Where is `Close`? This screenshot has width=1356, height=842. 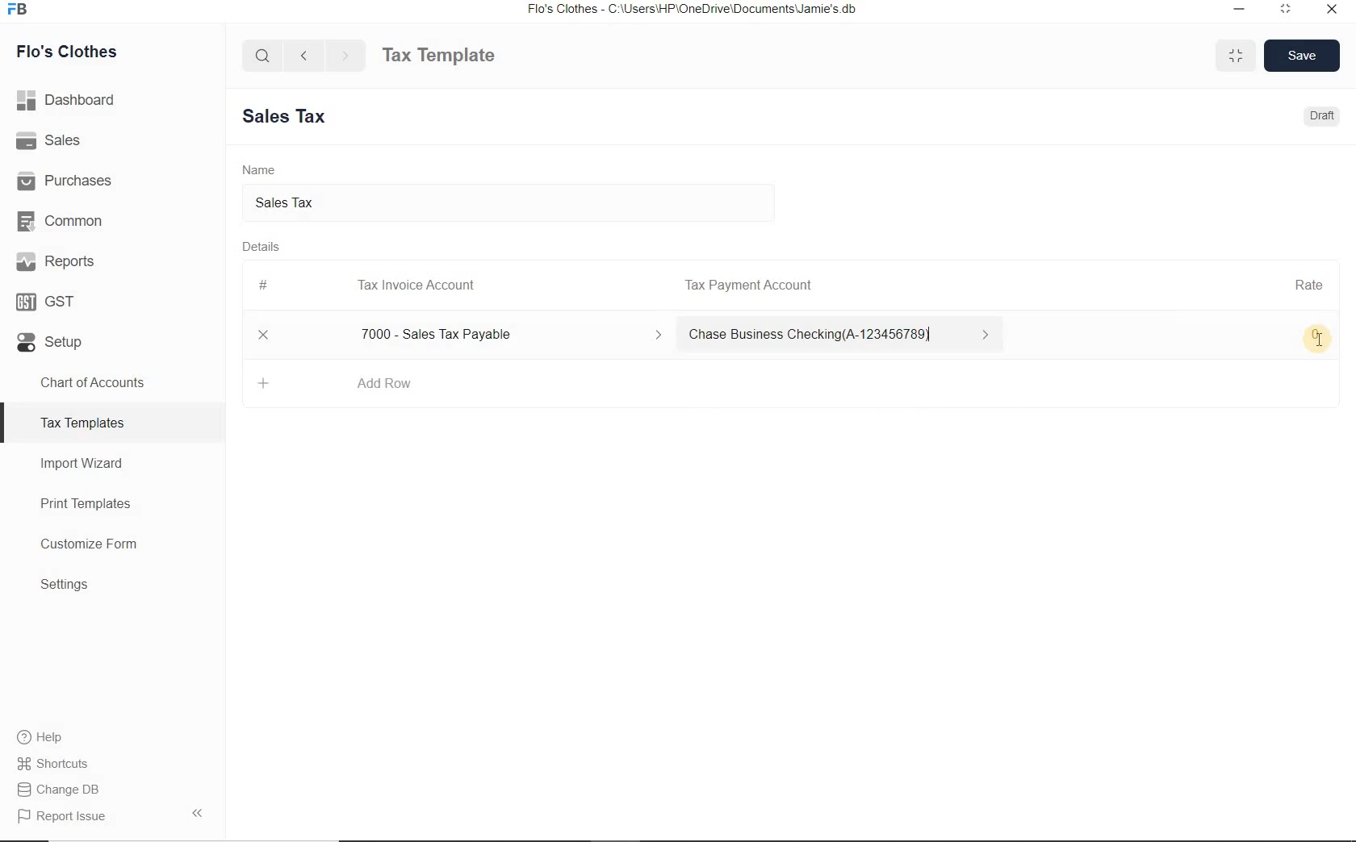
Close is located at coordinates (264, 335).